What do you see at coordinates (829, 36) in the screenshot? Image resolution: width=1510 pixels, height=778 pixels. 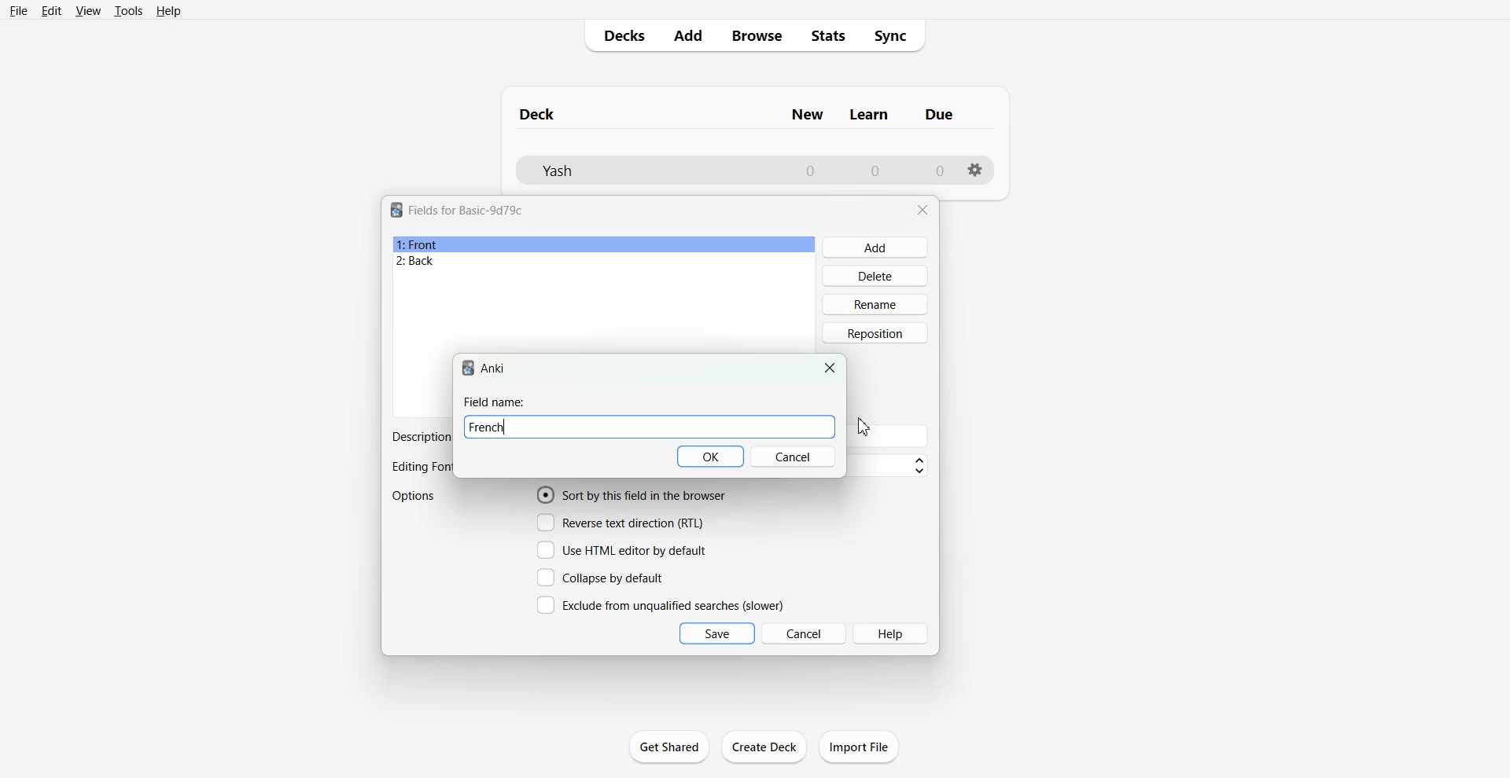 I see `Stats` at bounding box center [829, 36].